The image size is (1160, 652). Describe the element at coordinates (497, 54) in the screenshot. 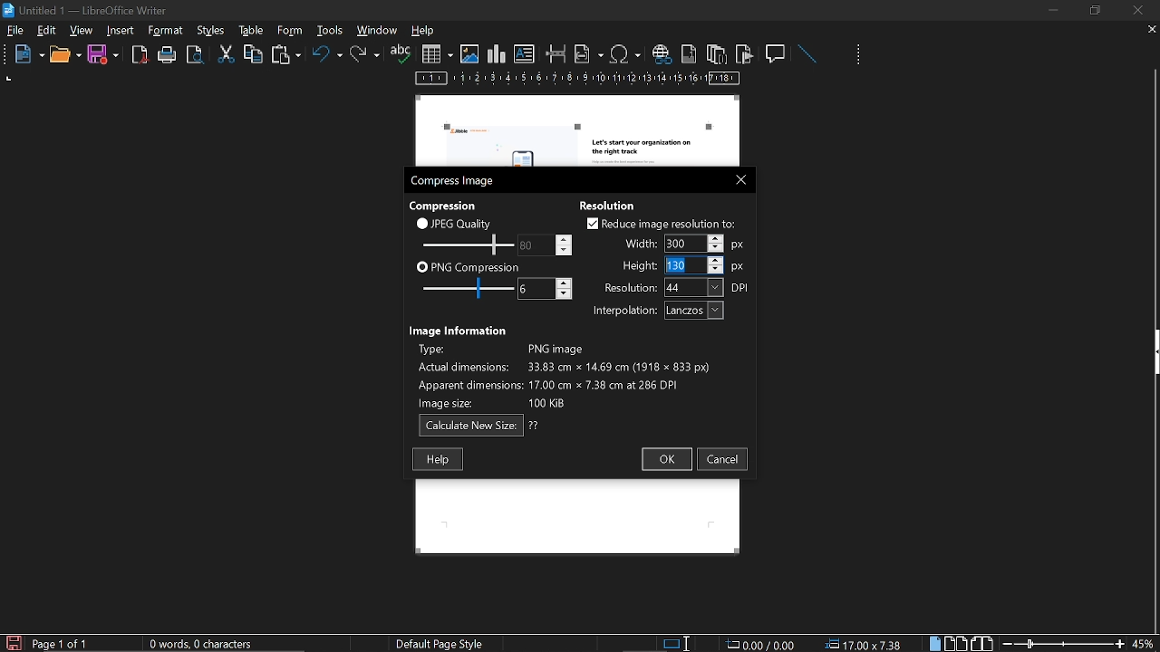

I see `insert chart` at that location.